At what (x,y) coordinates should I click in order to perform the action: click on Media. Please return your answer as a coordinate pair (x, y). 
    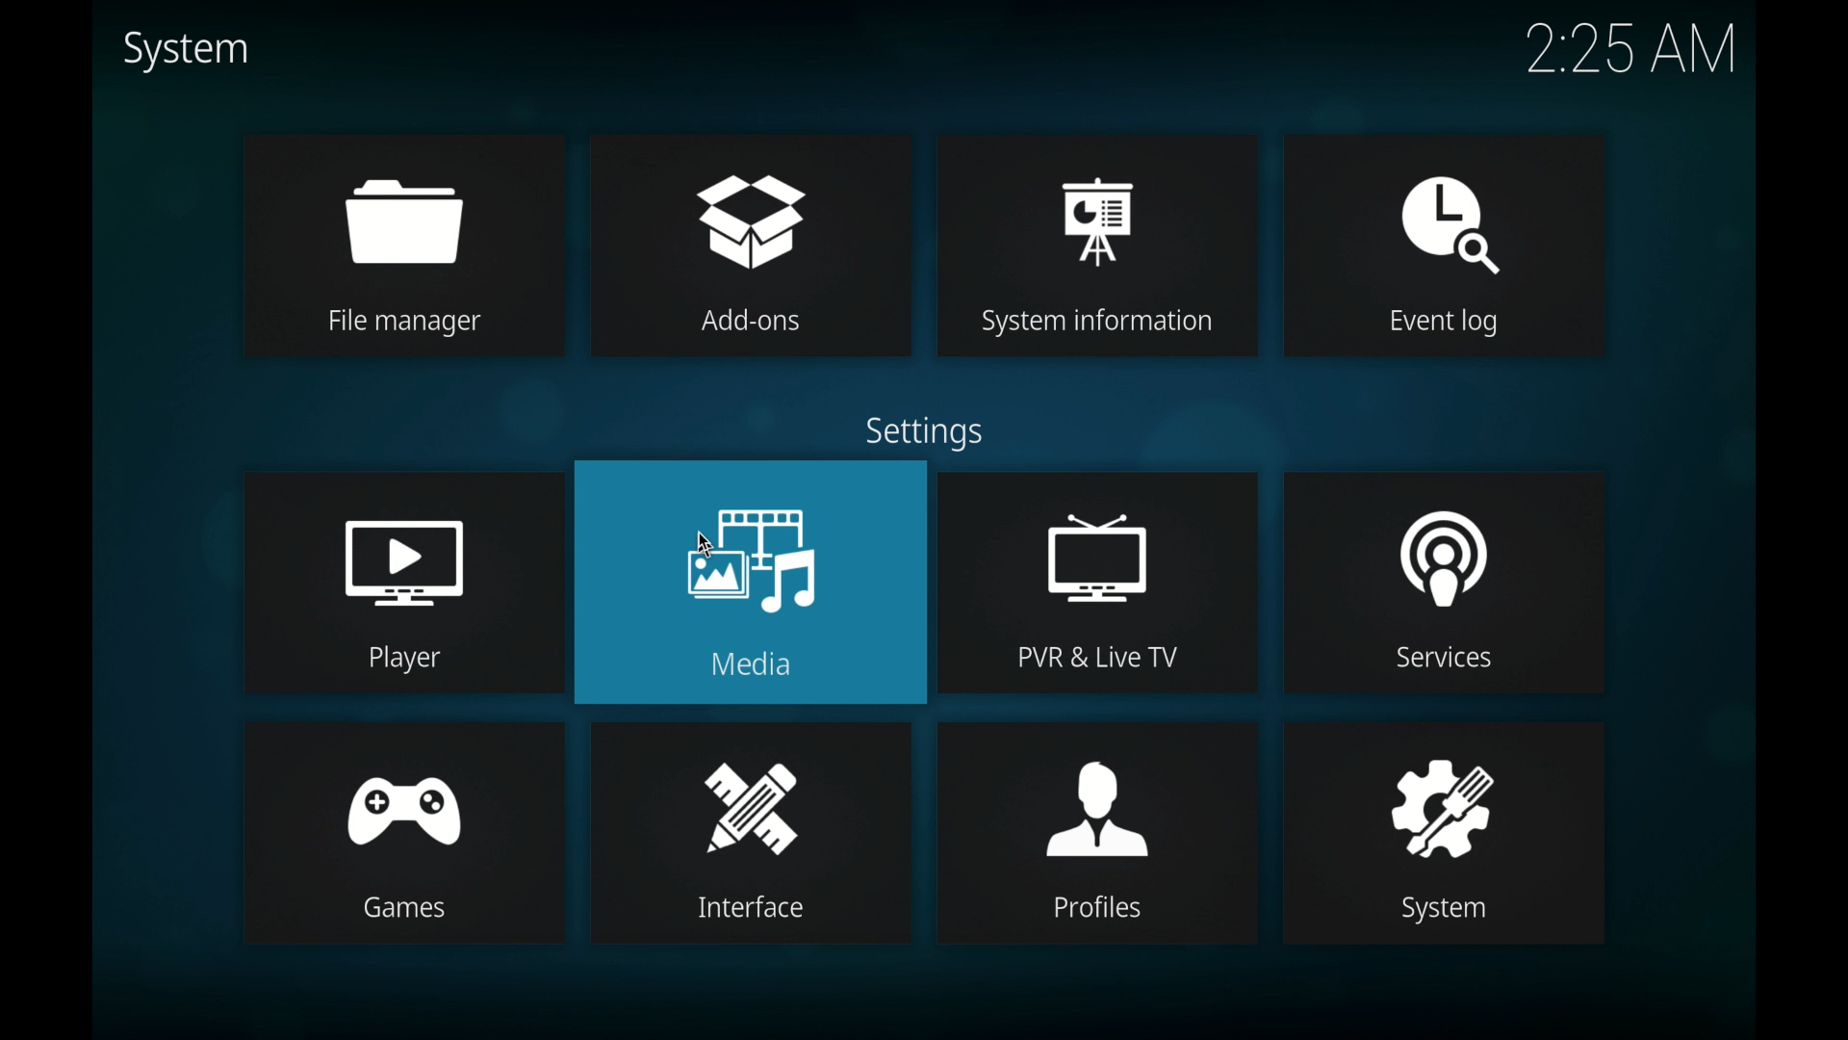
    Looking at the image, I should click on (754, 663).